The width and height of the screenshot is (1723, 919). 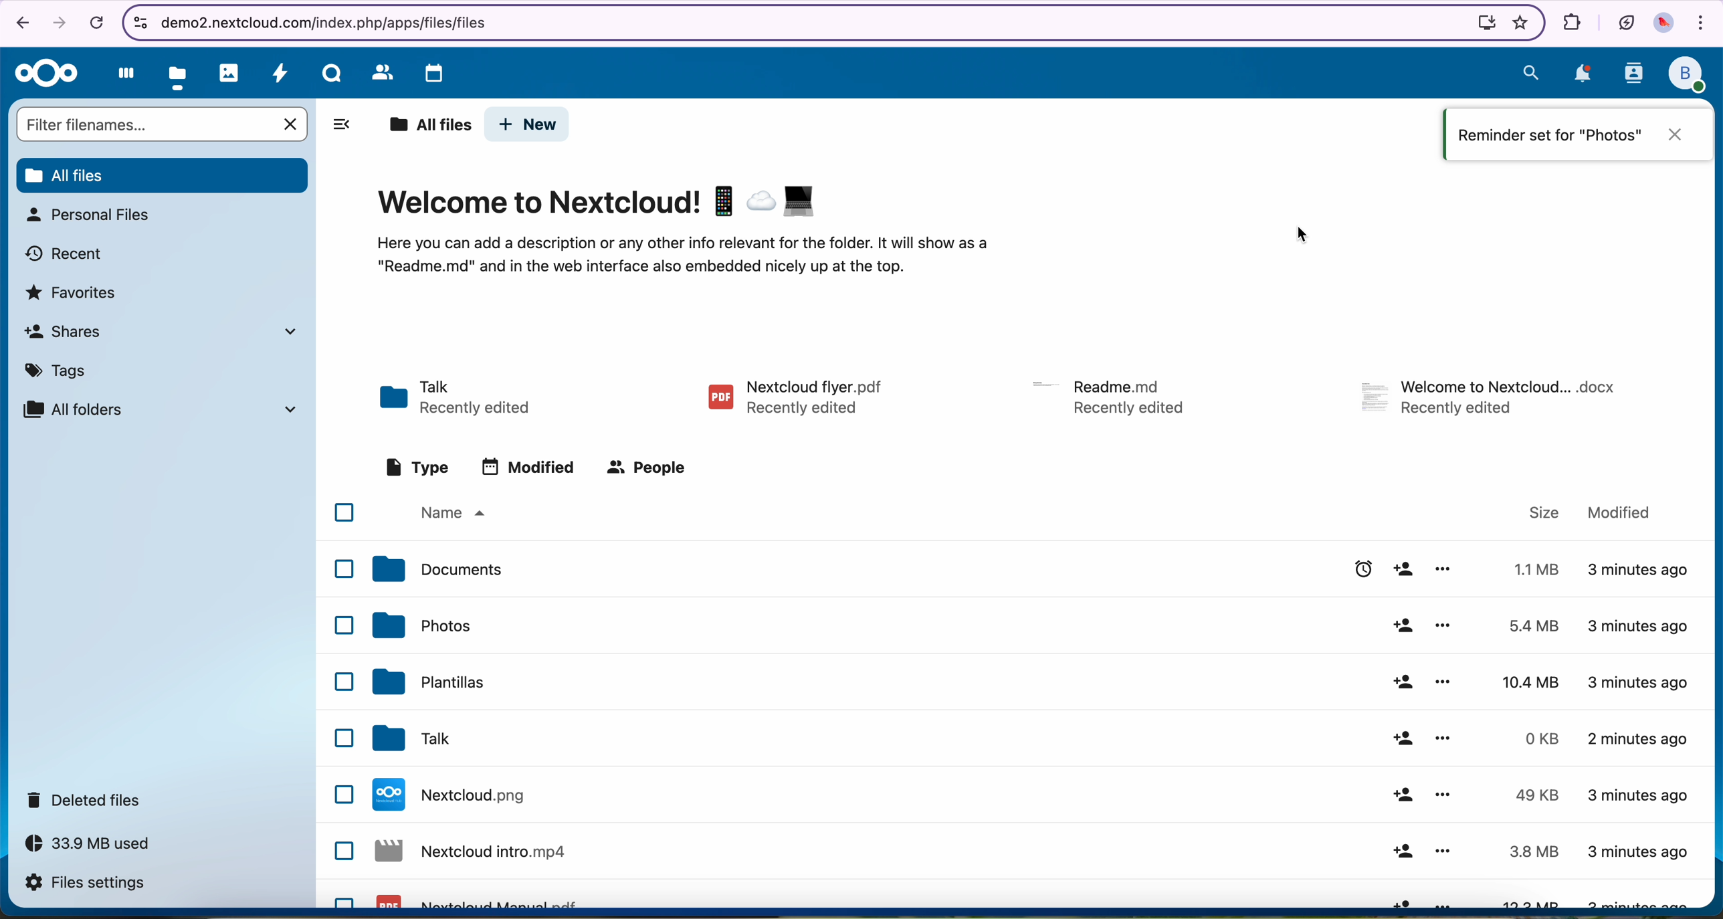 I want to click on extensions, so click(x=1569, y=21).